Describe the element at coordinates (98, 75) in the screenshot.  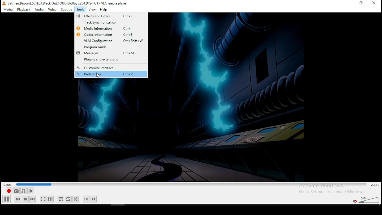
I see `Cursor` at that location.